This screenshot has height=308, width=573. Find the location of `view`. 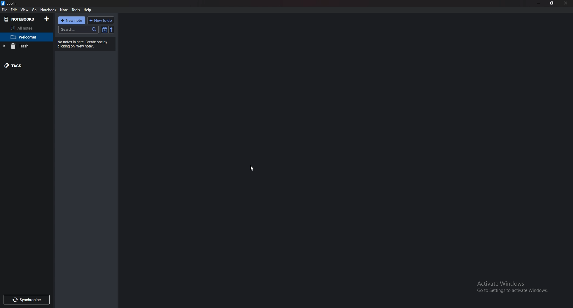

view is located at coordinates (25, 10).